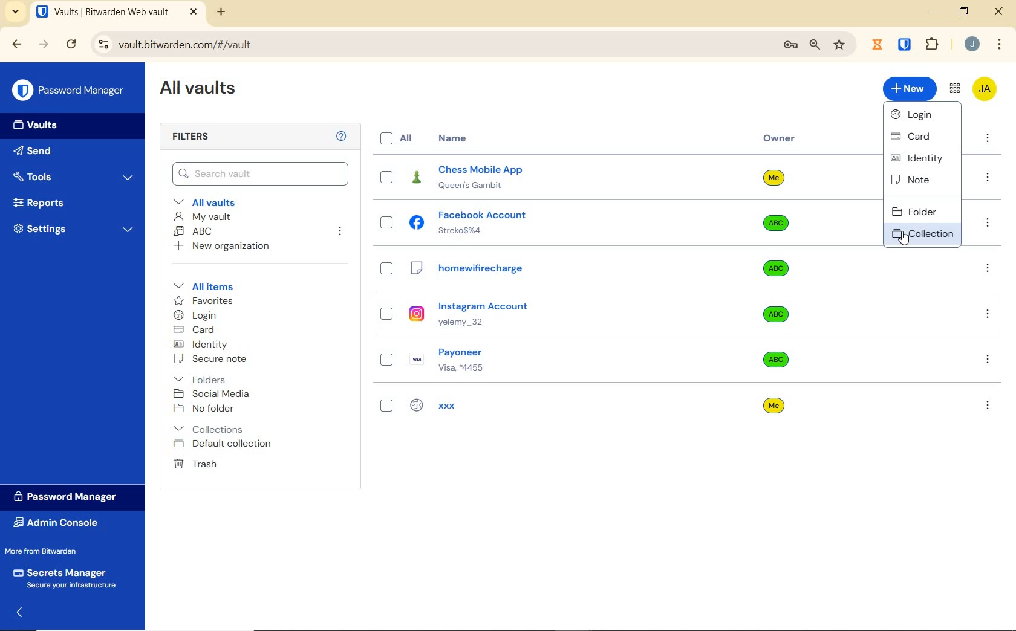 This screenshot has height=631, width=1016. I want to click on login, so click(919, 114).